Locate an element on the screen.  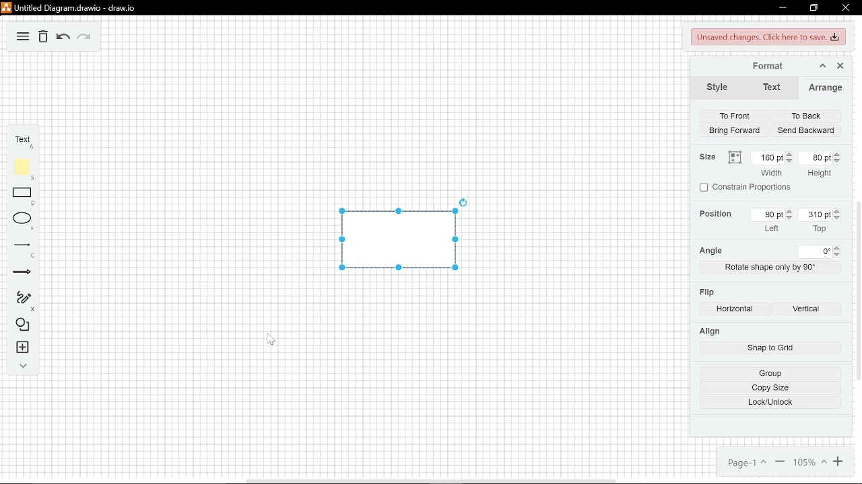
current width is located at coordinates (766, 157).